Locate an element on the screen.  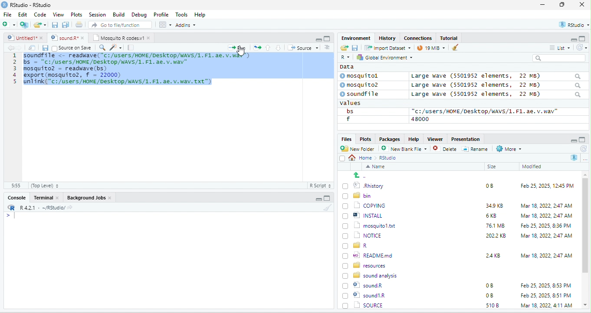
source on Save is located at coordinates (72, 49).